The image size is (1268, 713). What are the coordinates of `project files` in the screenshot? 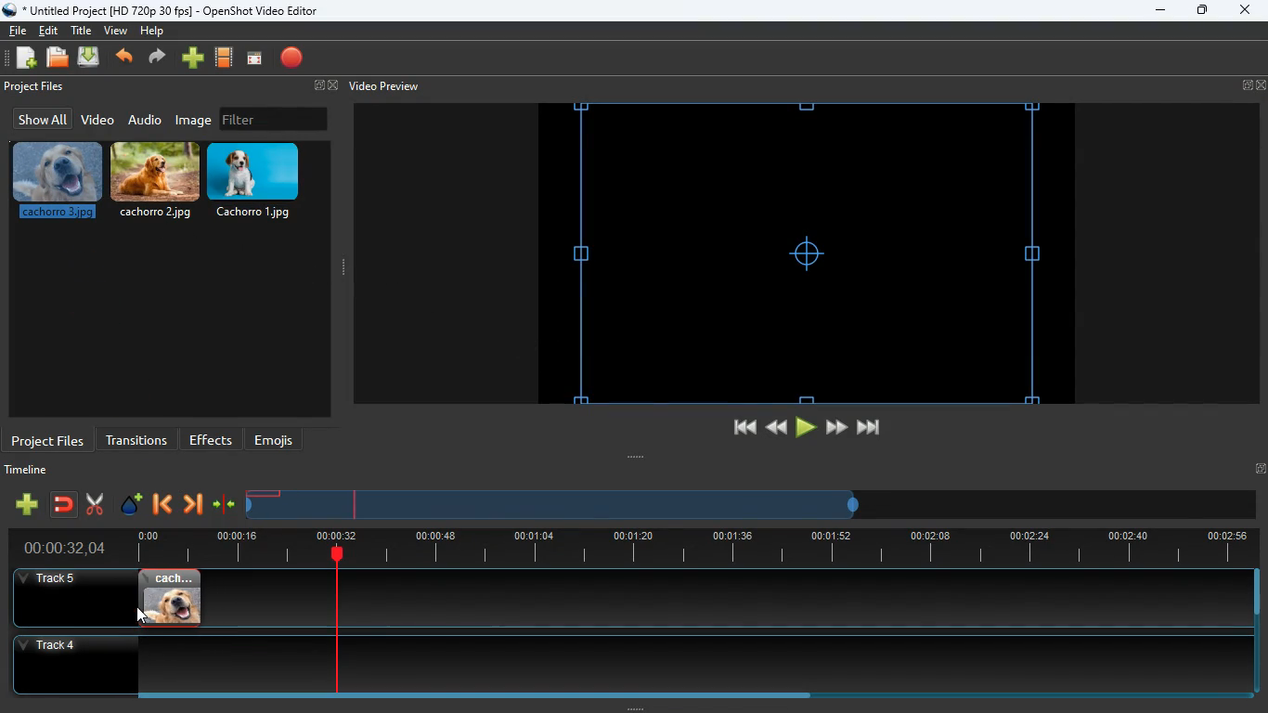 It's located at (48, 439).